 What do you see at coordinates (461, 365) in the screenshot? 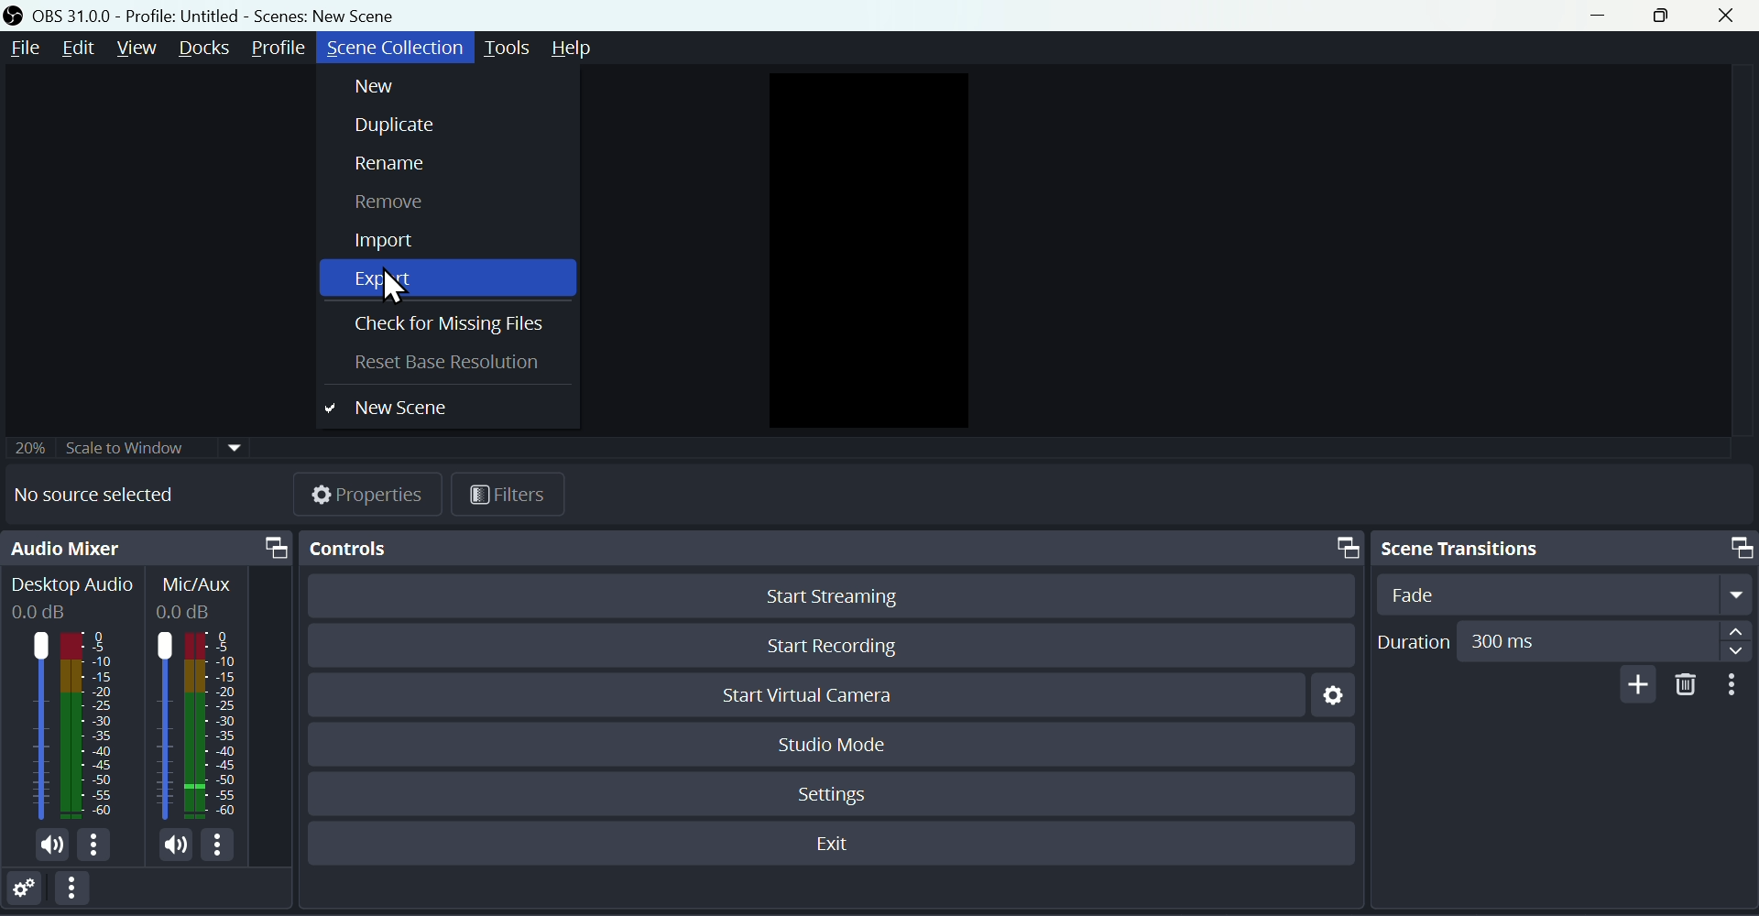
I see `Reset base resolution` at bounding box center [461, 365].